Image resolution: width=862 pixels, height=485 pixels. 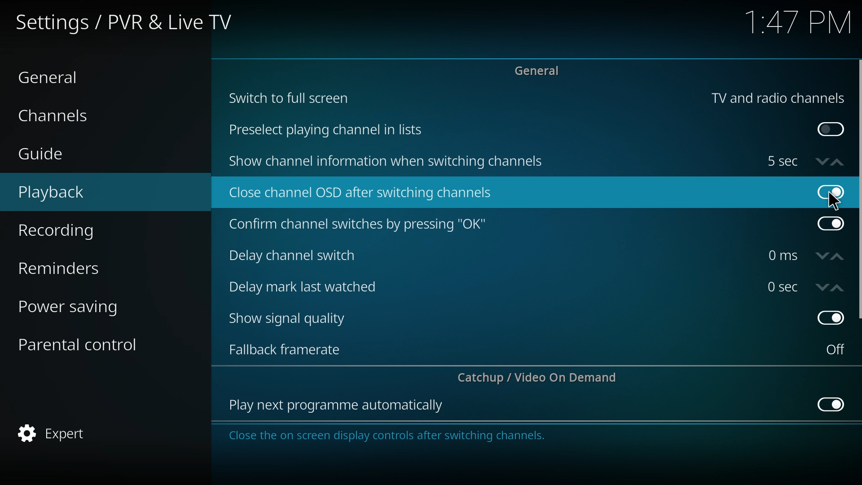 What do you see at coordinates (74, 155) in the screenshot?
I see `guide` at bounding box center [74, 155].